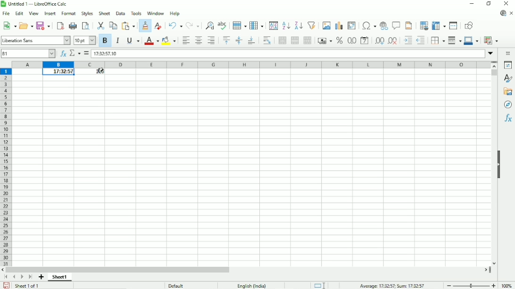 Image resolution: width=515 pixels, height=289 pixels. What do you see at coordinates (84, 40) in the screenshot?
I see `Font size` at bounding box center [84, 40].